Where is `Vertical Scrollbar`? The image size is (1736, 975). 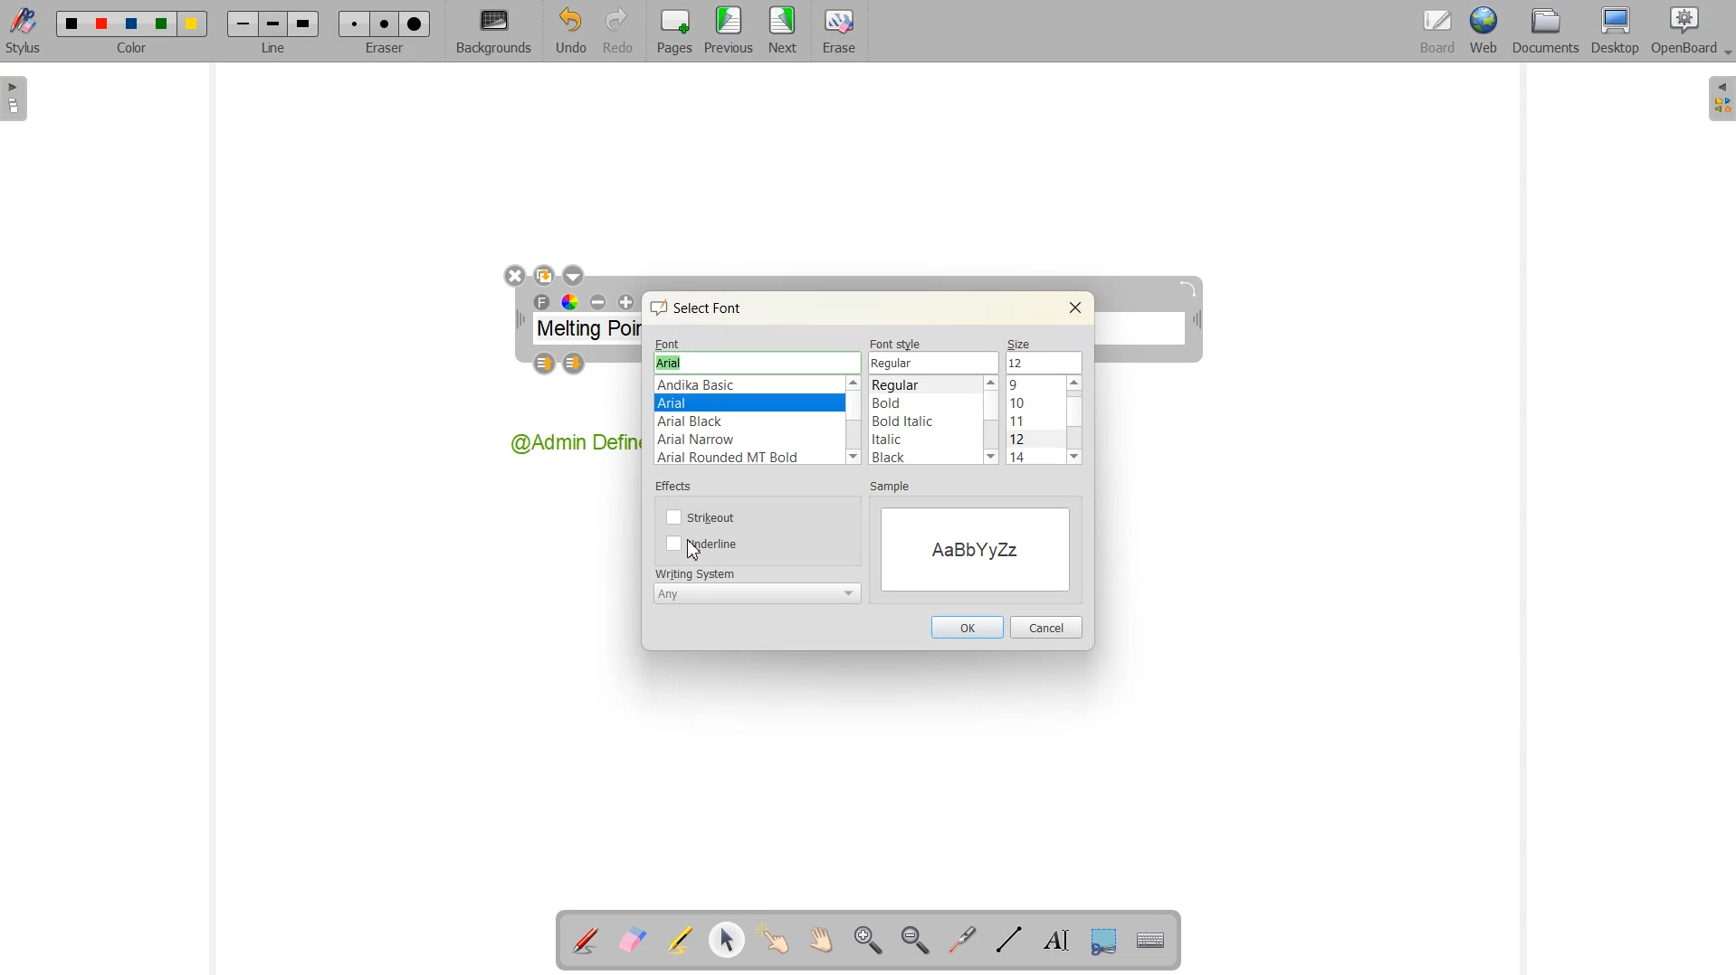
Vertical Scrollbar is located at coordinates (855, 421).